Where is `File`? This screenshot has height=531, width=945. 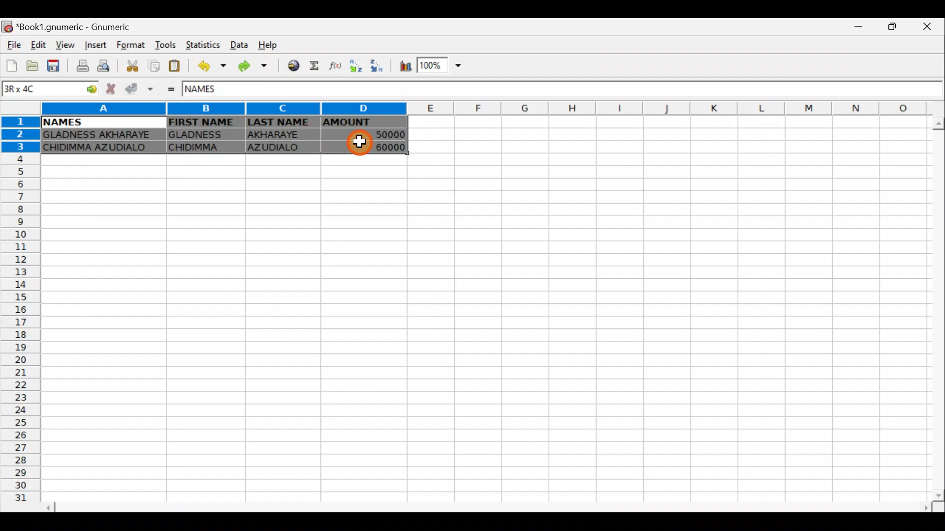
File is located at coordinates (14, 46).